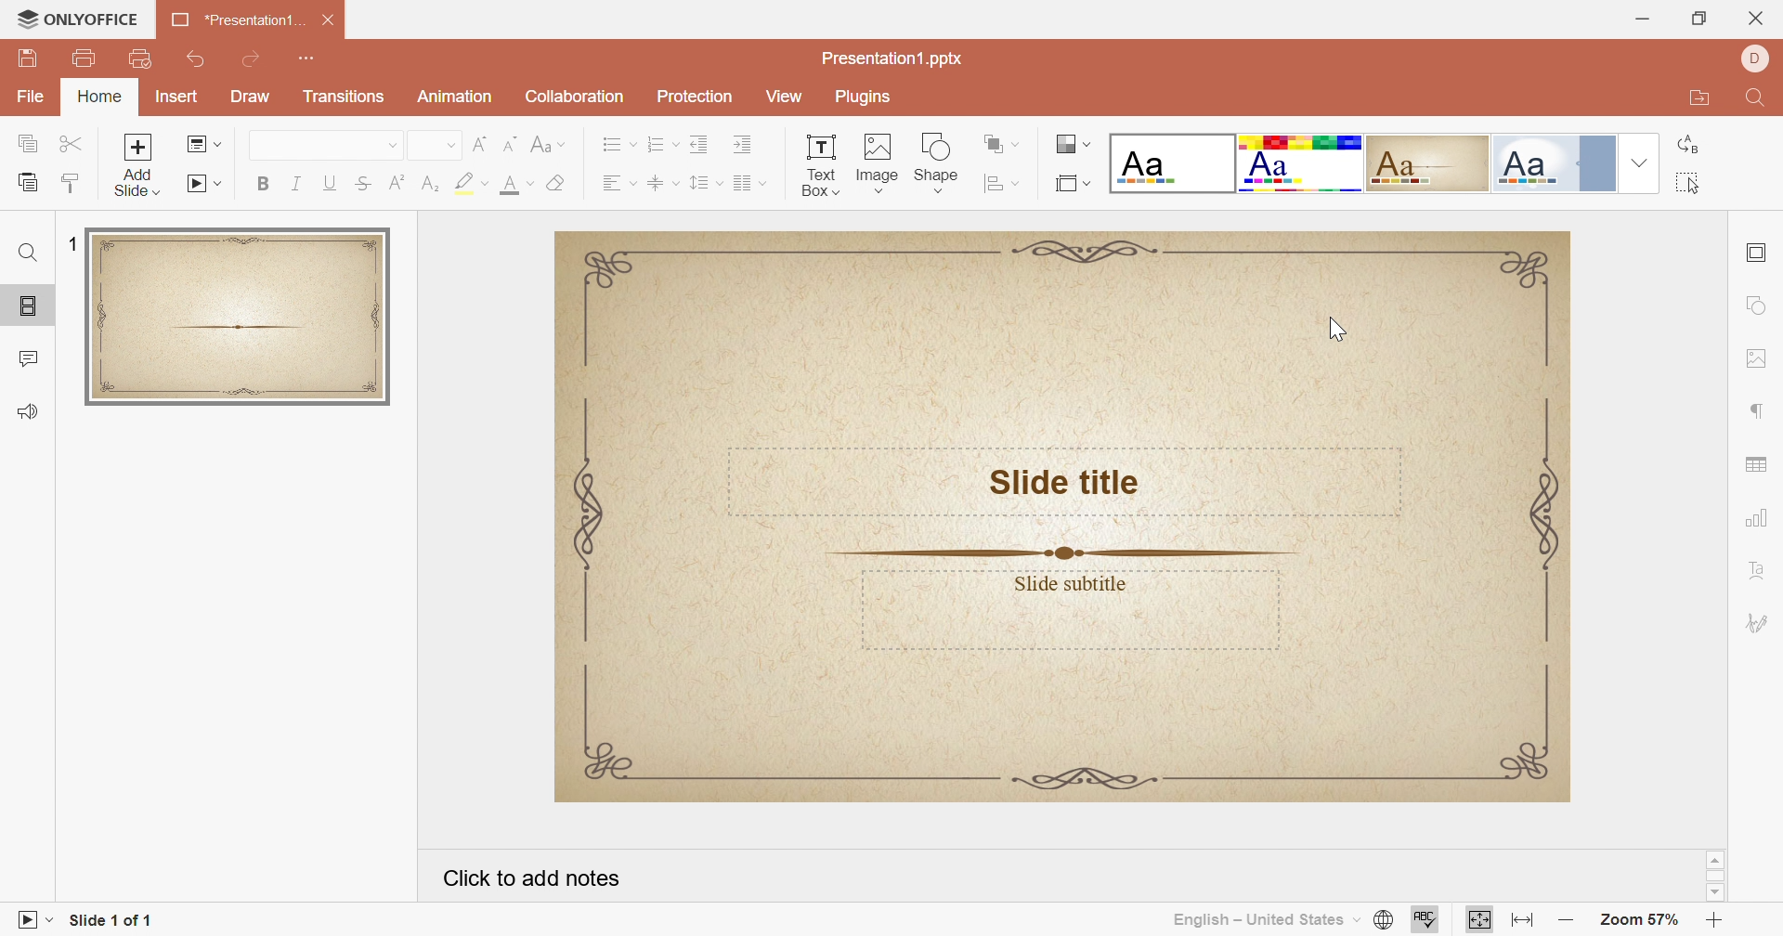  What do you see at coordinates (1015, 181) in the screenshot?
I see `Drop Down` at bounding box center [1015, 181].